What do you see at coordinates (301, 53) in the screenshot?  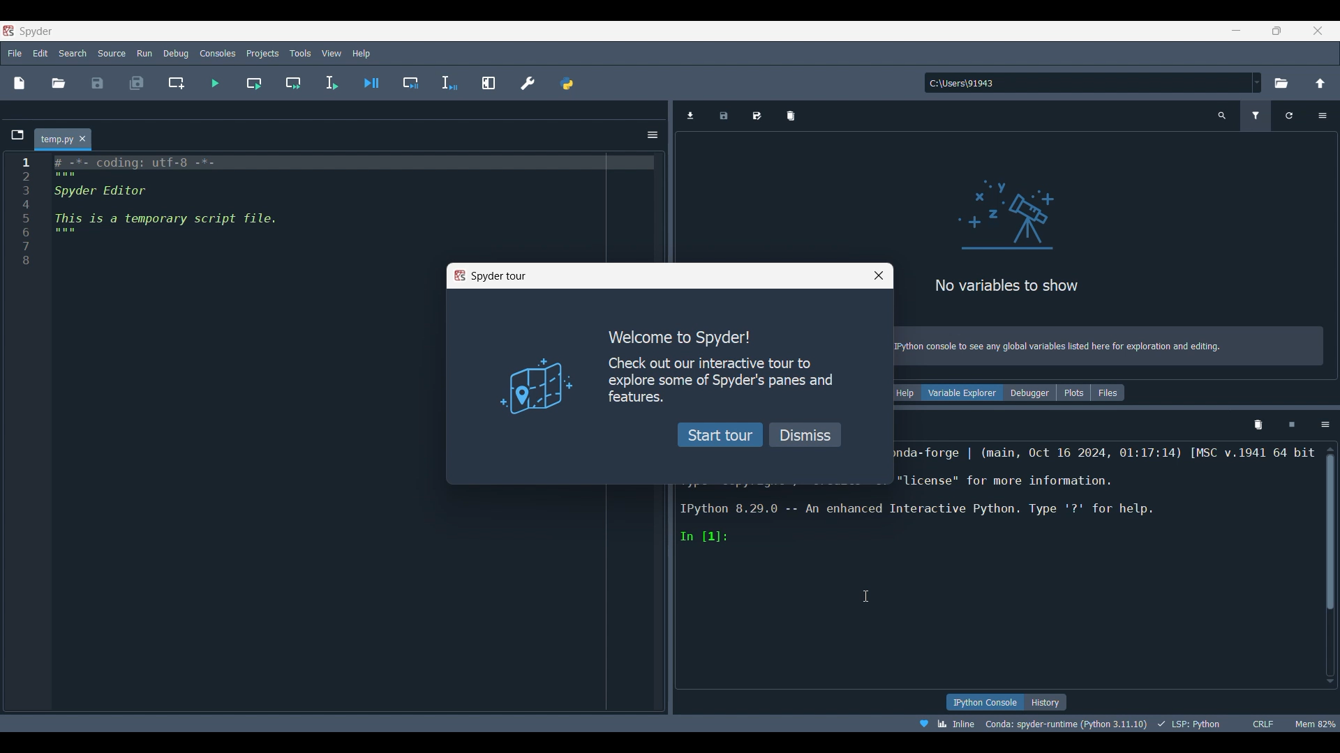 I see `Tools menu` at bounding box center [301, 53].